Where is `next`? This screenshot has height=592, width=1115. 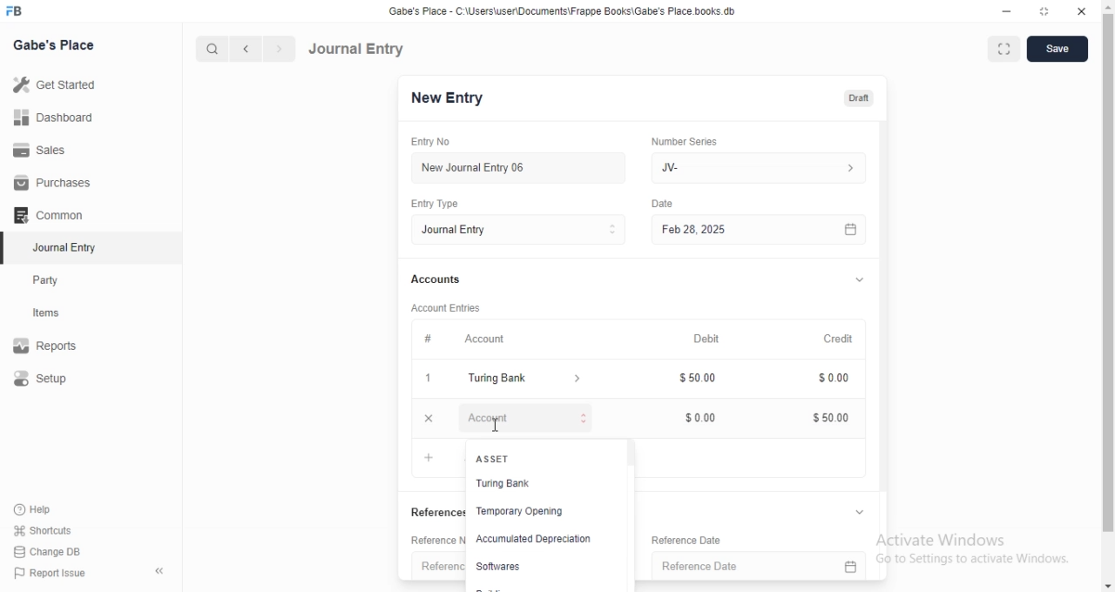 next is located at coordinates (277, 50).